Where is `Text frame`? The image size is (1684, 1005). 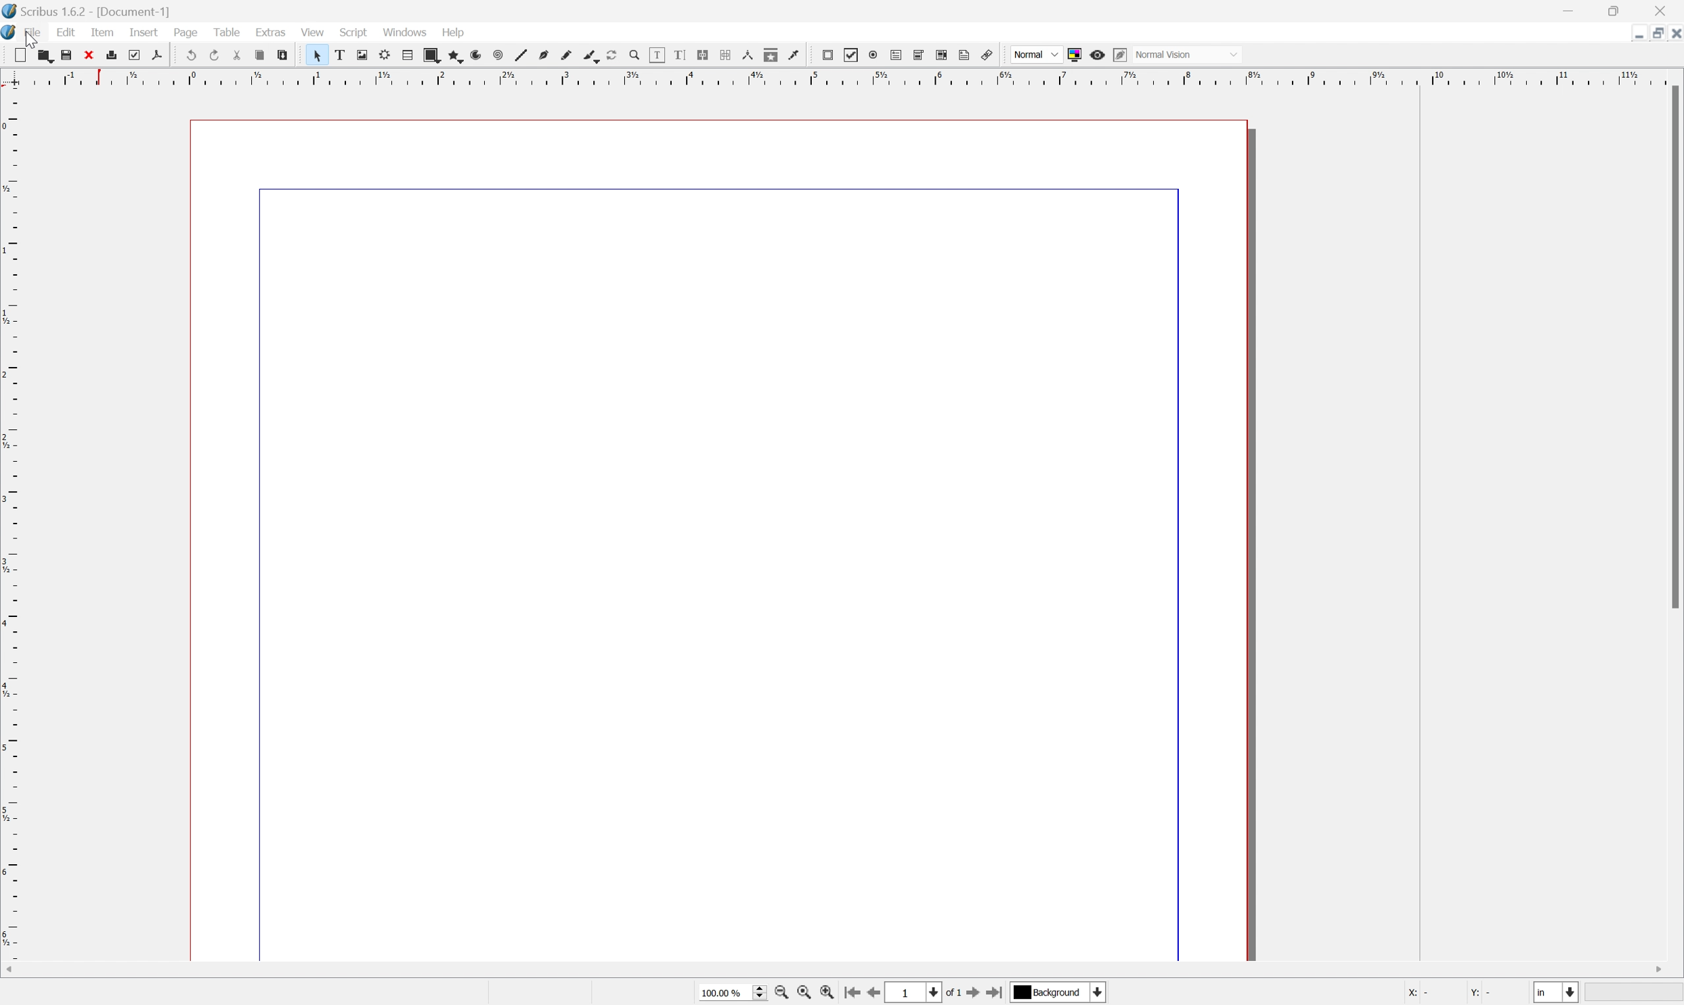 Text frame is located at coordinates (339, 56).